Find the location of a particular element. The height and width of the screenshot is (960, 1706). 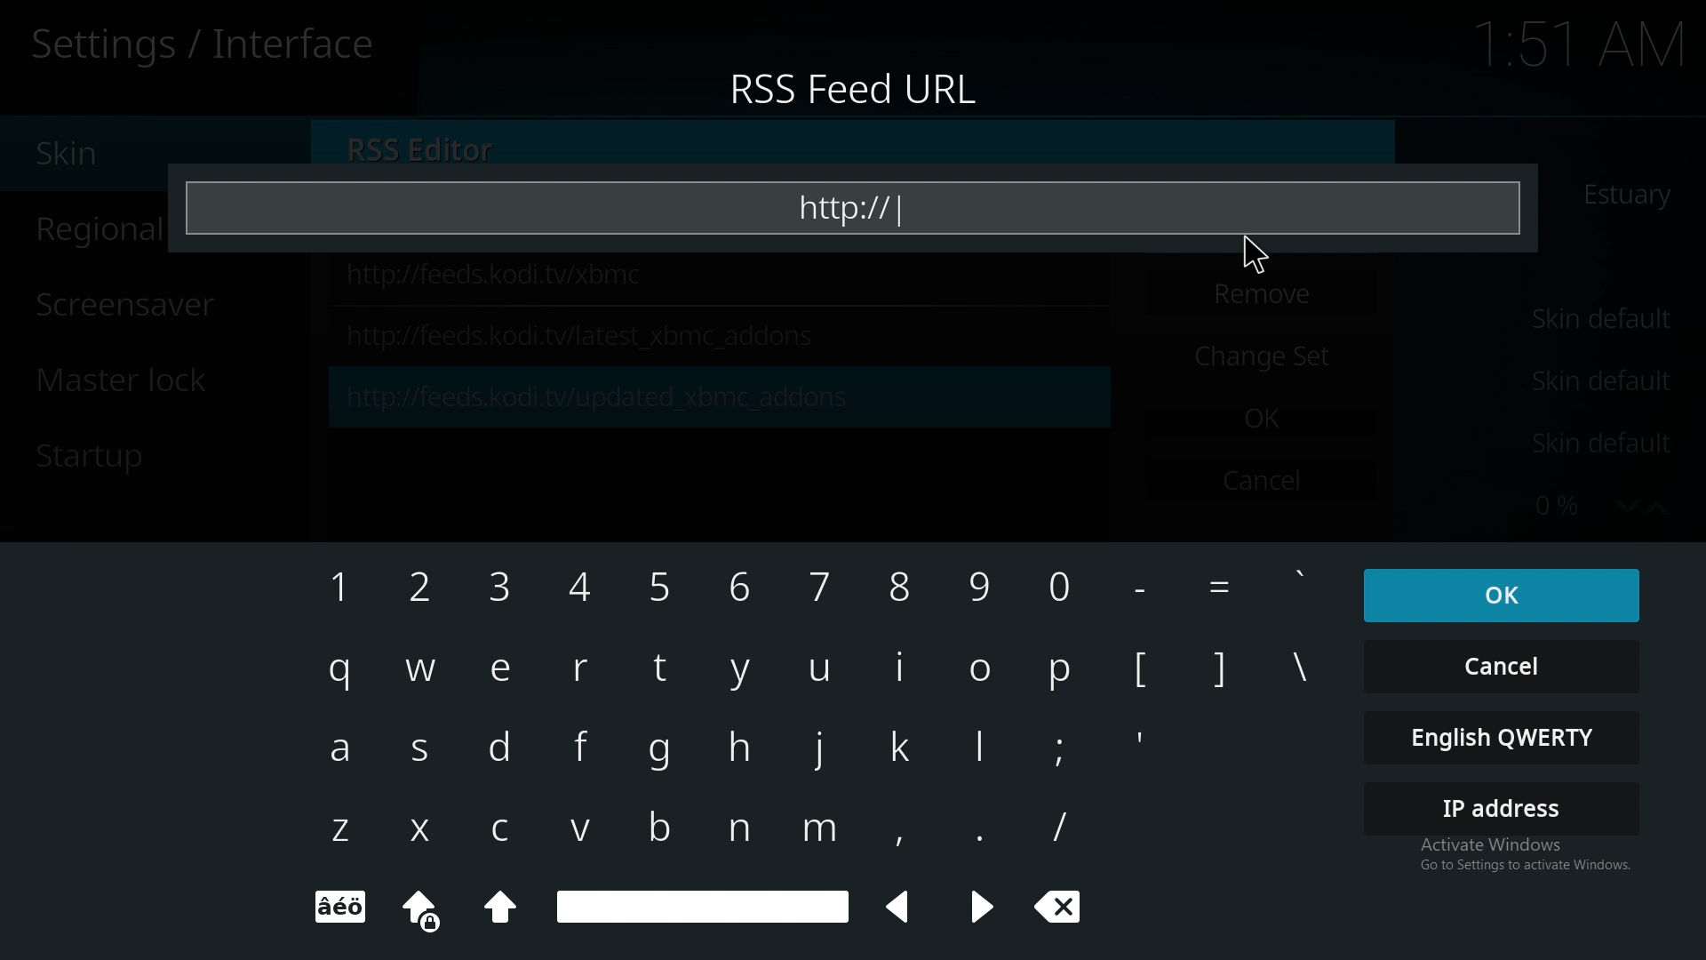

keyboard Input is located at coordinates (501, 910).